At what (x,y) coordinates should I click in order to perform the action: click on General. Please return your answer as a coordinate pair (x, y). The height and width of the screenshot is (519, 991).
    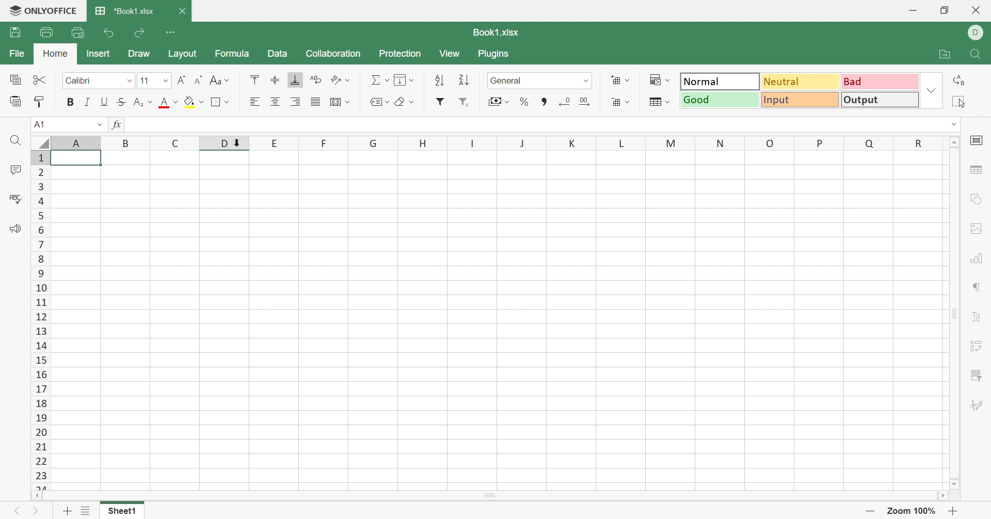
    Looking at the image, I should click on (508, 79).